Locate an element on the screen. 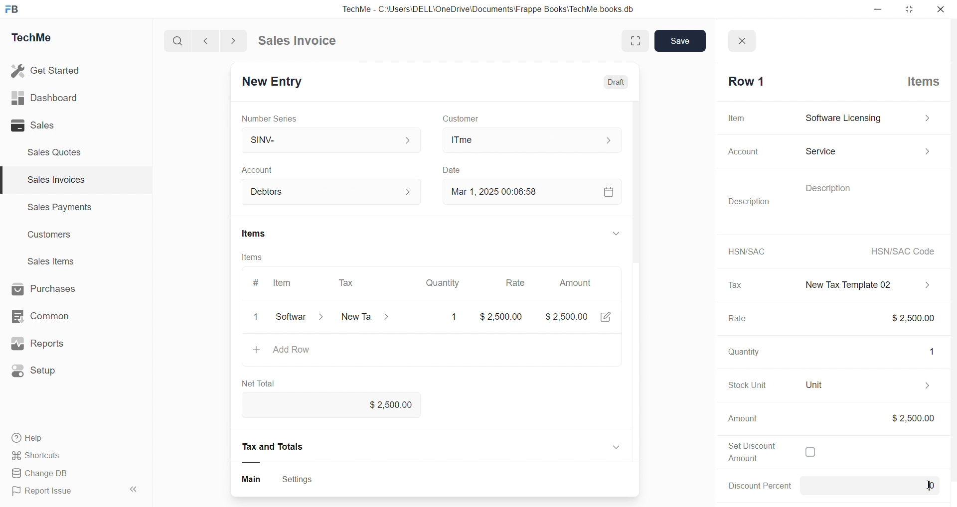  NewTa > is located at coordinates (364, 318).